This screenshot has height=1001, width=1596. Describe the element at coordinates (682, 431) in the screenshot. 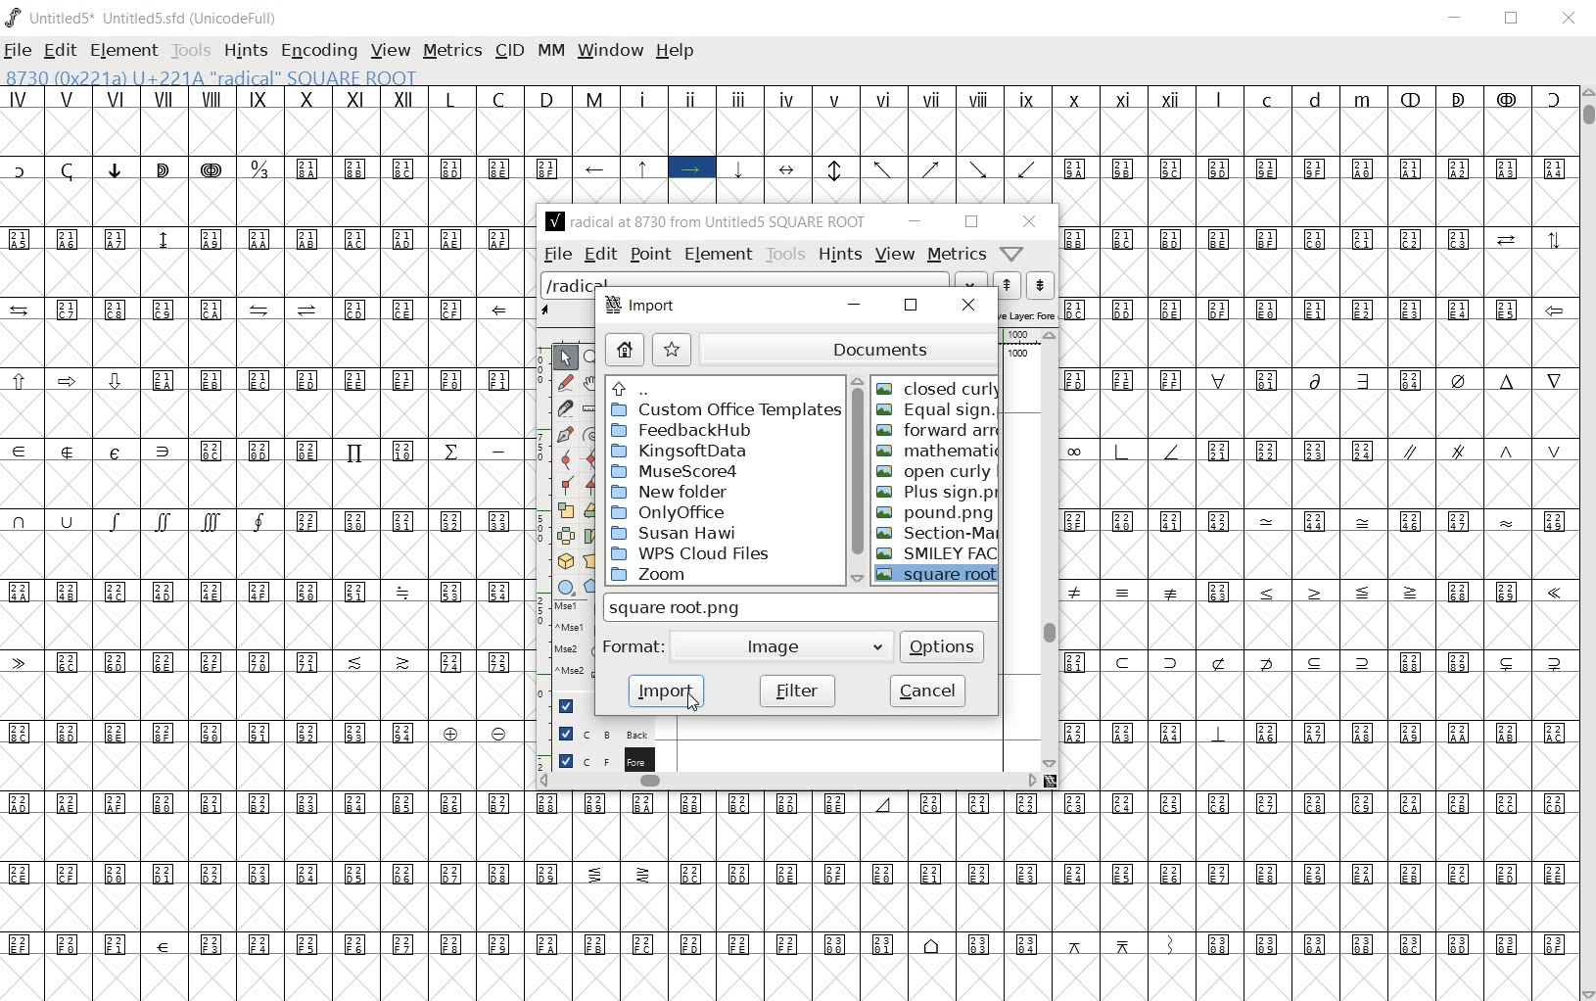

I see `FeedbackHub` at that location.